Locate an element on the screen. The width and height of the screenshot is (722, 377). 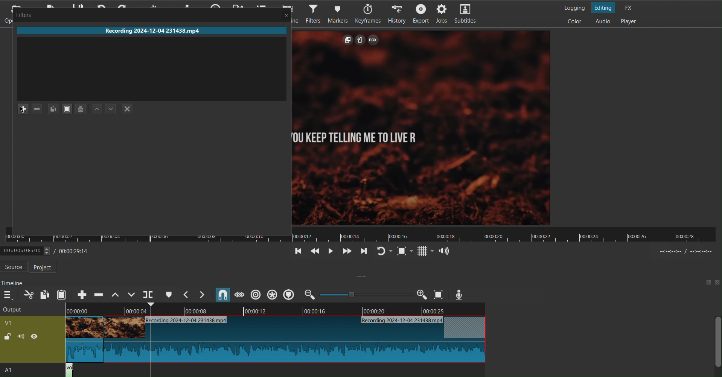
Logging is located at coordinates (574, 6).